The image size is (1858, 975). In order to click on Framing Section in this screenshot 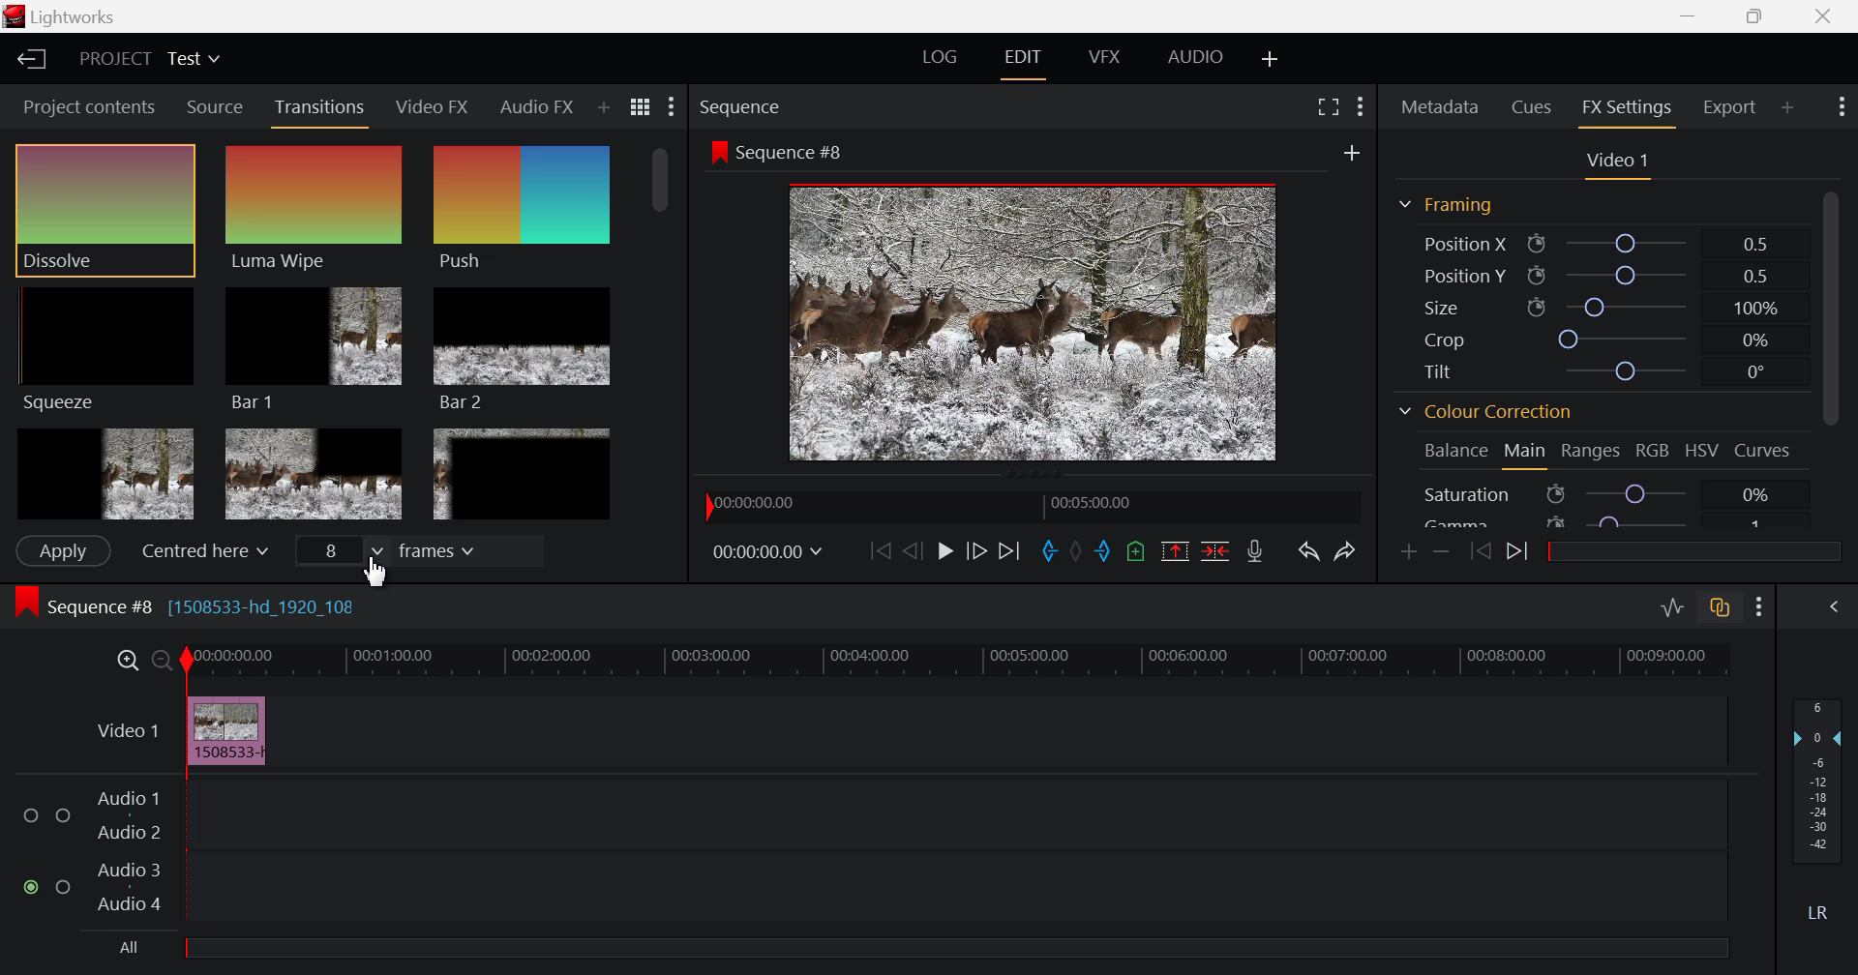, I will do `click(1452, 200)`.